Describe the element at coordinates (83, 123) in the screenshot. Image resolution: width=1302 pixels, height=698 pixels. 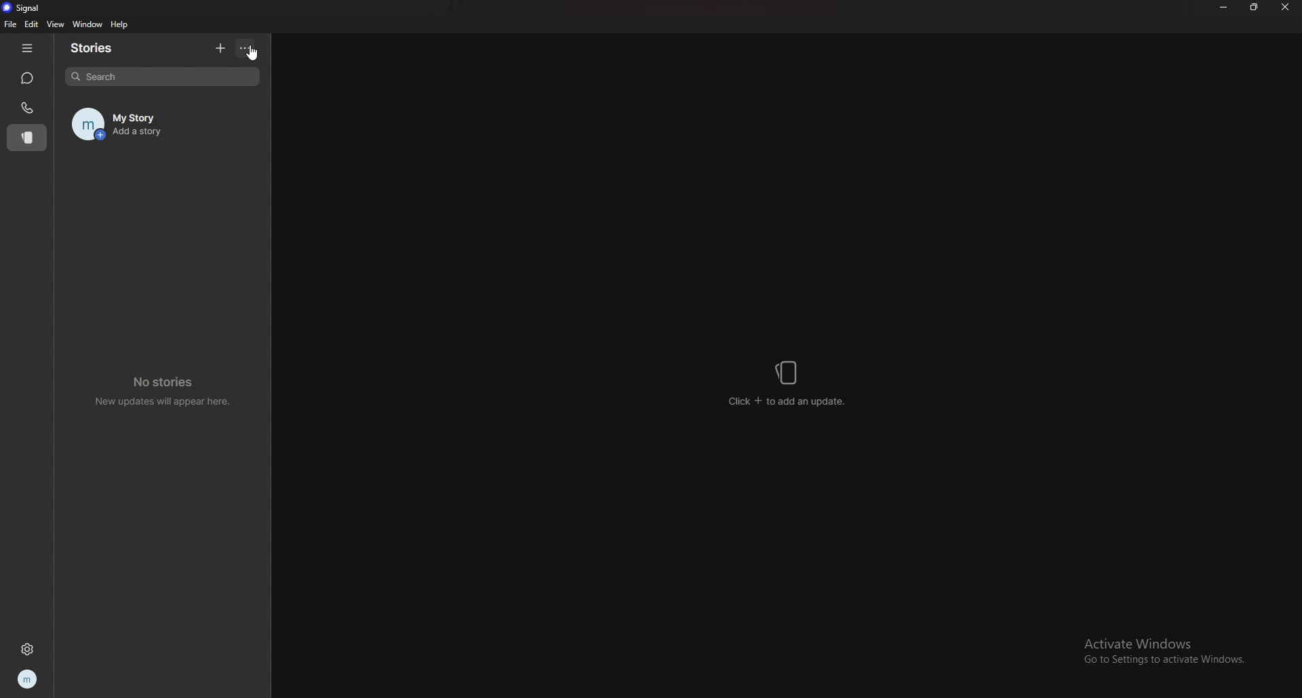
I see `profile image` at that location.